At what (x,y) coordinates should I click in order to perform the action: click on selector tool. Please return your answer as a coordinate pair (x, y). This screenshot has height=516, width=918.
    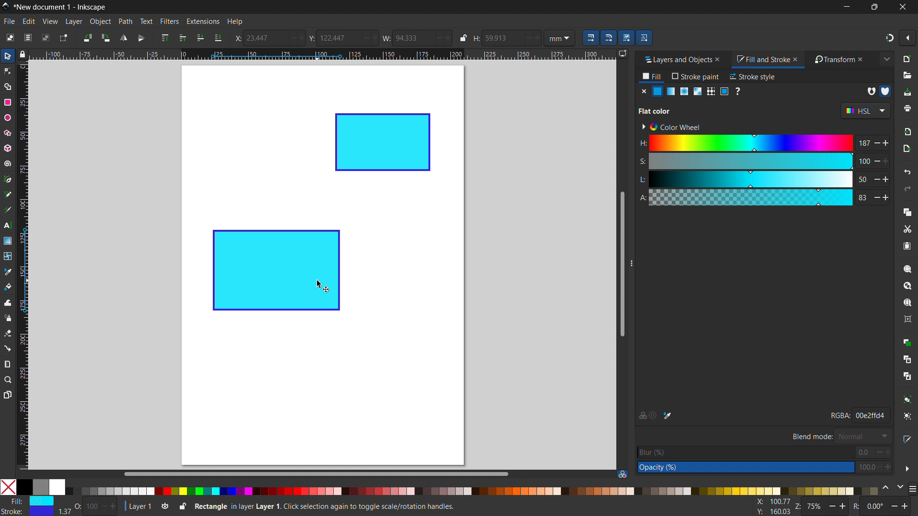
    Looking at the image, I should click on (8, 56).